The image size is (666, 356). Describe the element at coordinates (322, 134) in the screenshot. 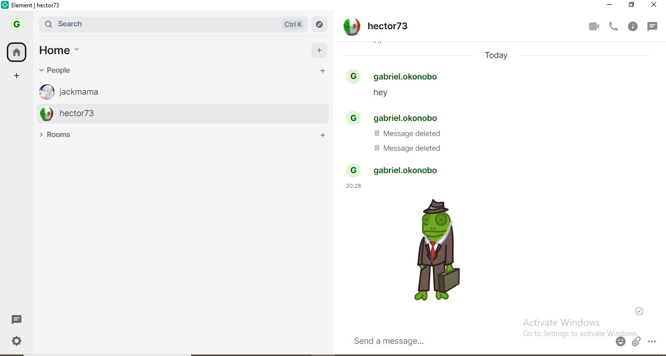

I see `ADD ROOM` at that location.